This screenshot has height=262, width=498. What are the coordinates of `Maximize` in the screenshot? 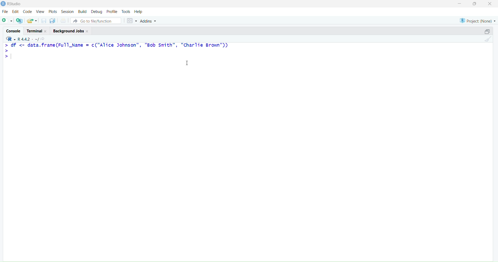 It's located at (475, 5).